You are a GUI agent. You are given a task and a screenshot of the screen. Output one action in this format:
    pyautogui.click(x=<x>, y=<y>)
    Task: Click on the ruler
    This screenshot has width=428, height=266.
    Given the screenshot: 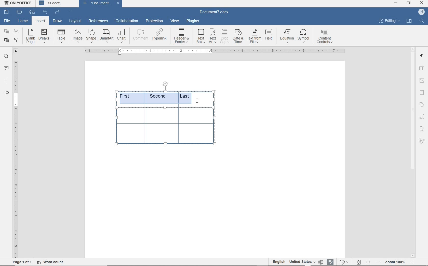 What is the action you would take?
    pyautogui.click(x=213, y=51)
    